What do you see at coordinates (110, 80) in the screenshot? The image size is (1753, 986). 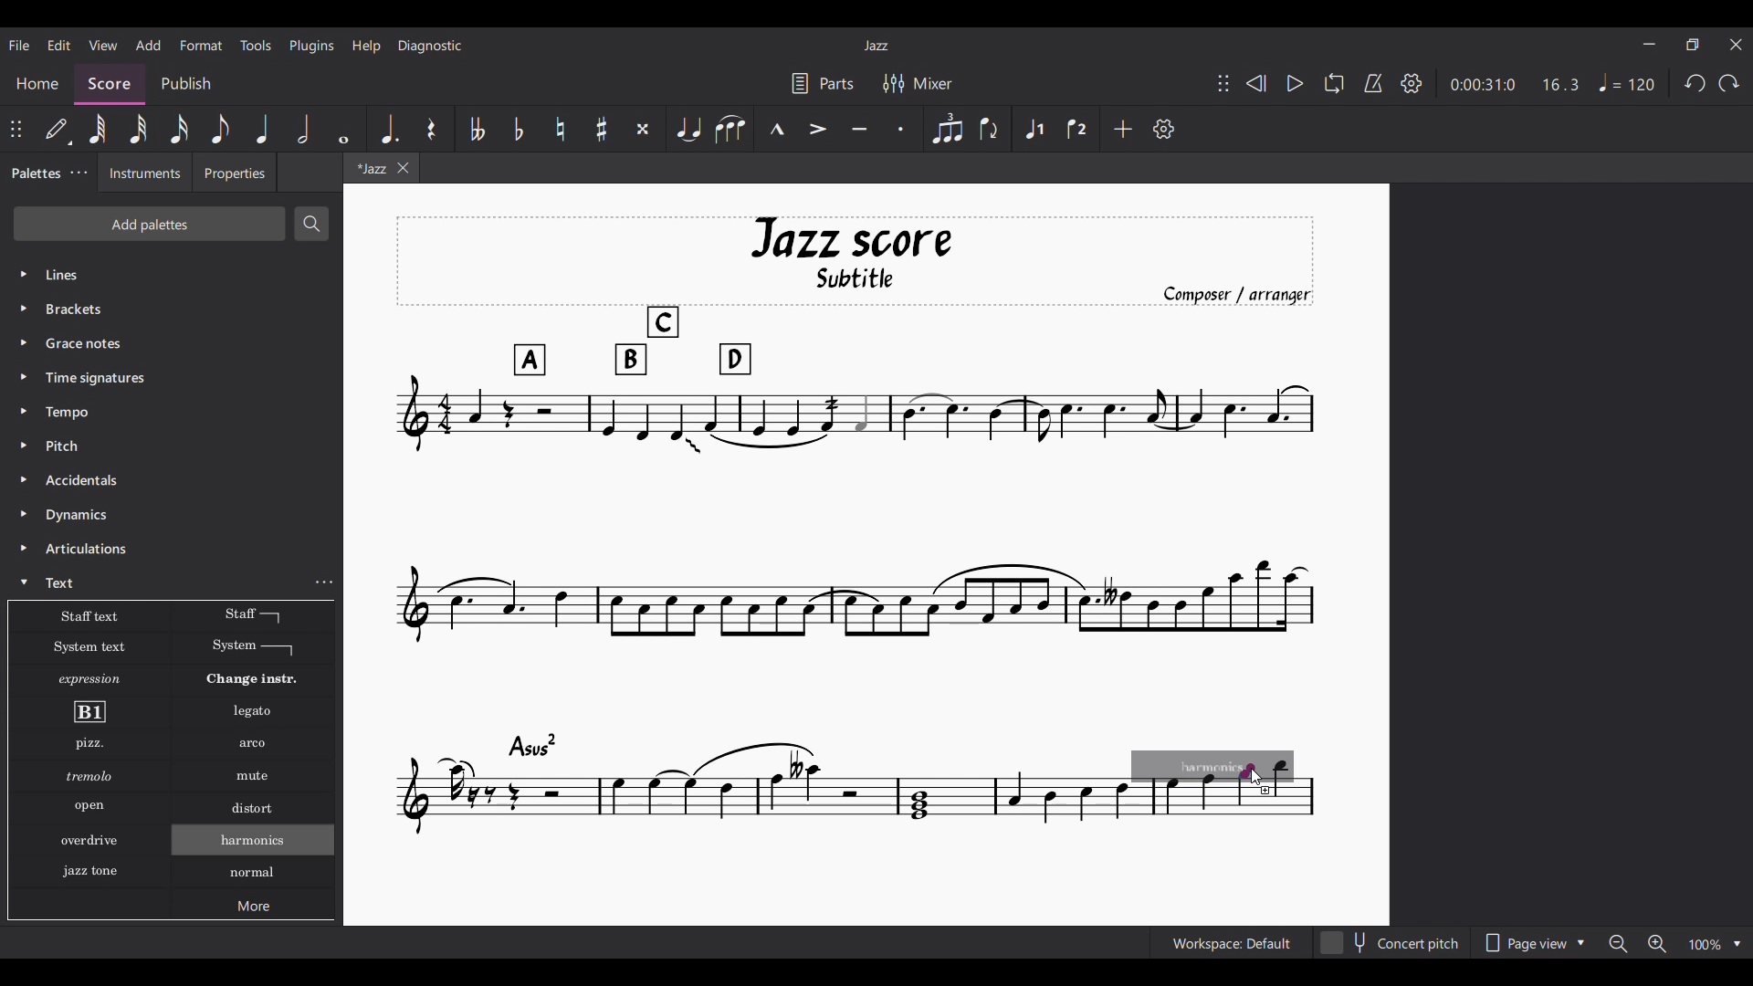 I see `Score, current section highlighted` at bounding box center [110, 80].